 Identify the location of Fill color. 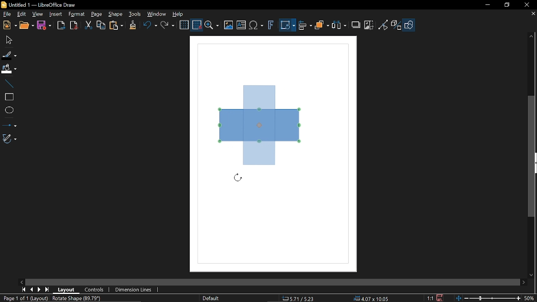
(8, 69).